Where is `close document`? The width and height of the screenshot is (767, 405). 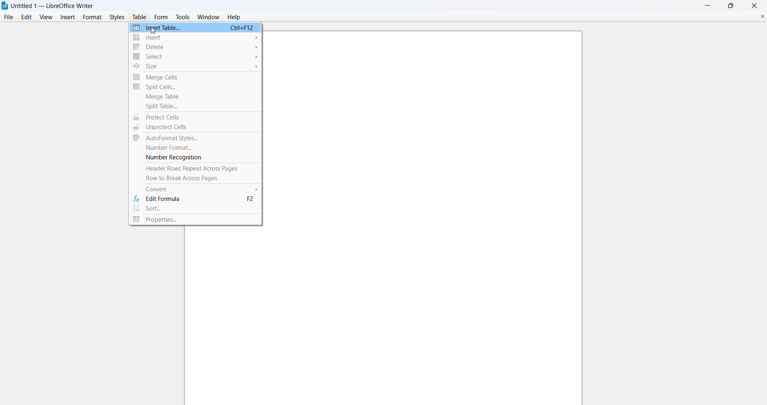
close document is located at coordinates (759, 16).